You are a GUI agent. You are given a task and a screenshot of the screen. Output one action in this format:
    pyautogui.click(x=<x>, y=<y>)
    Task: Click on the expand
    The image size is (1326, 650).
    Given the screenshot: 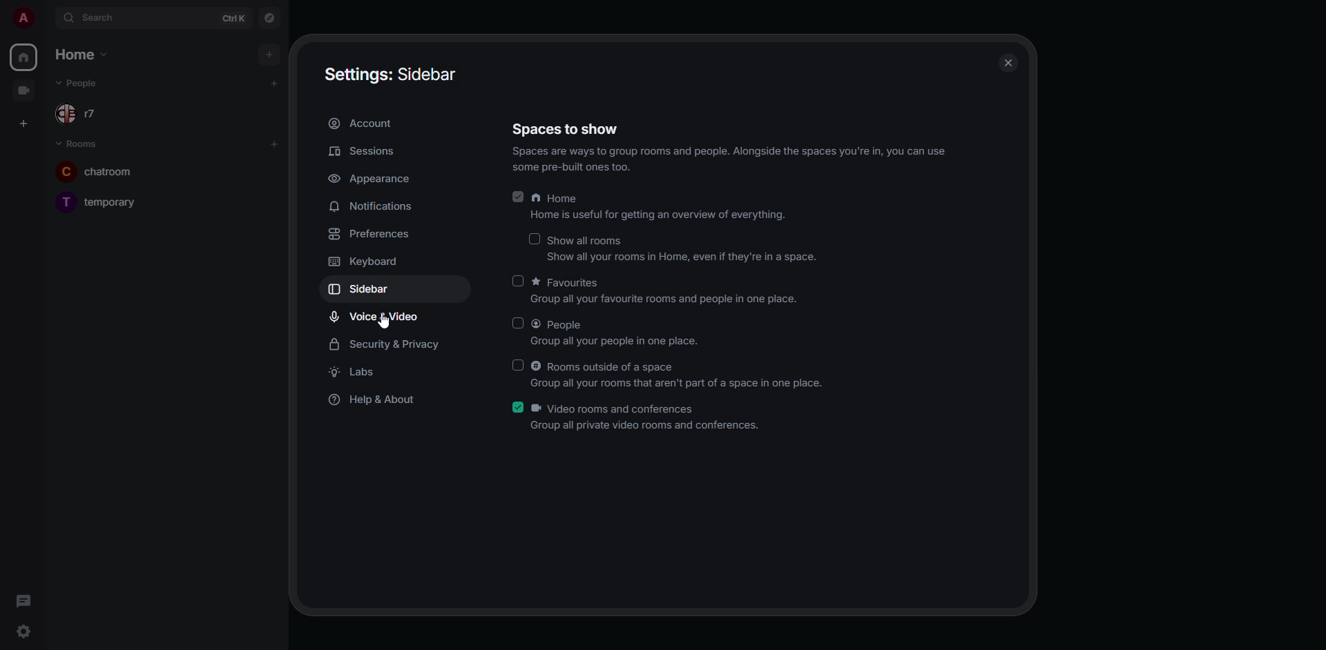 What is the action you would take?
    pyautogui.click(x=50, y=20)
    